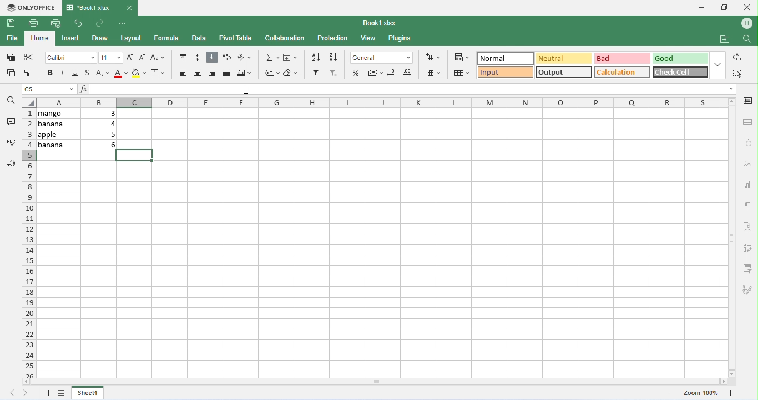 The width and height of the screenshot is (758, 400). What do you see at coordinates (291, 73) in the screenshot?
I see `clear` at bounding box center [291, 73].